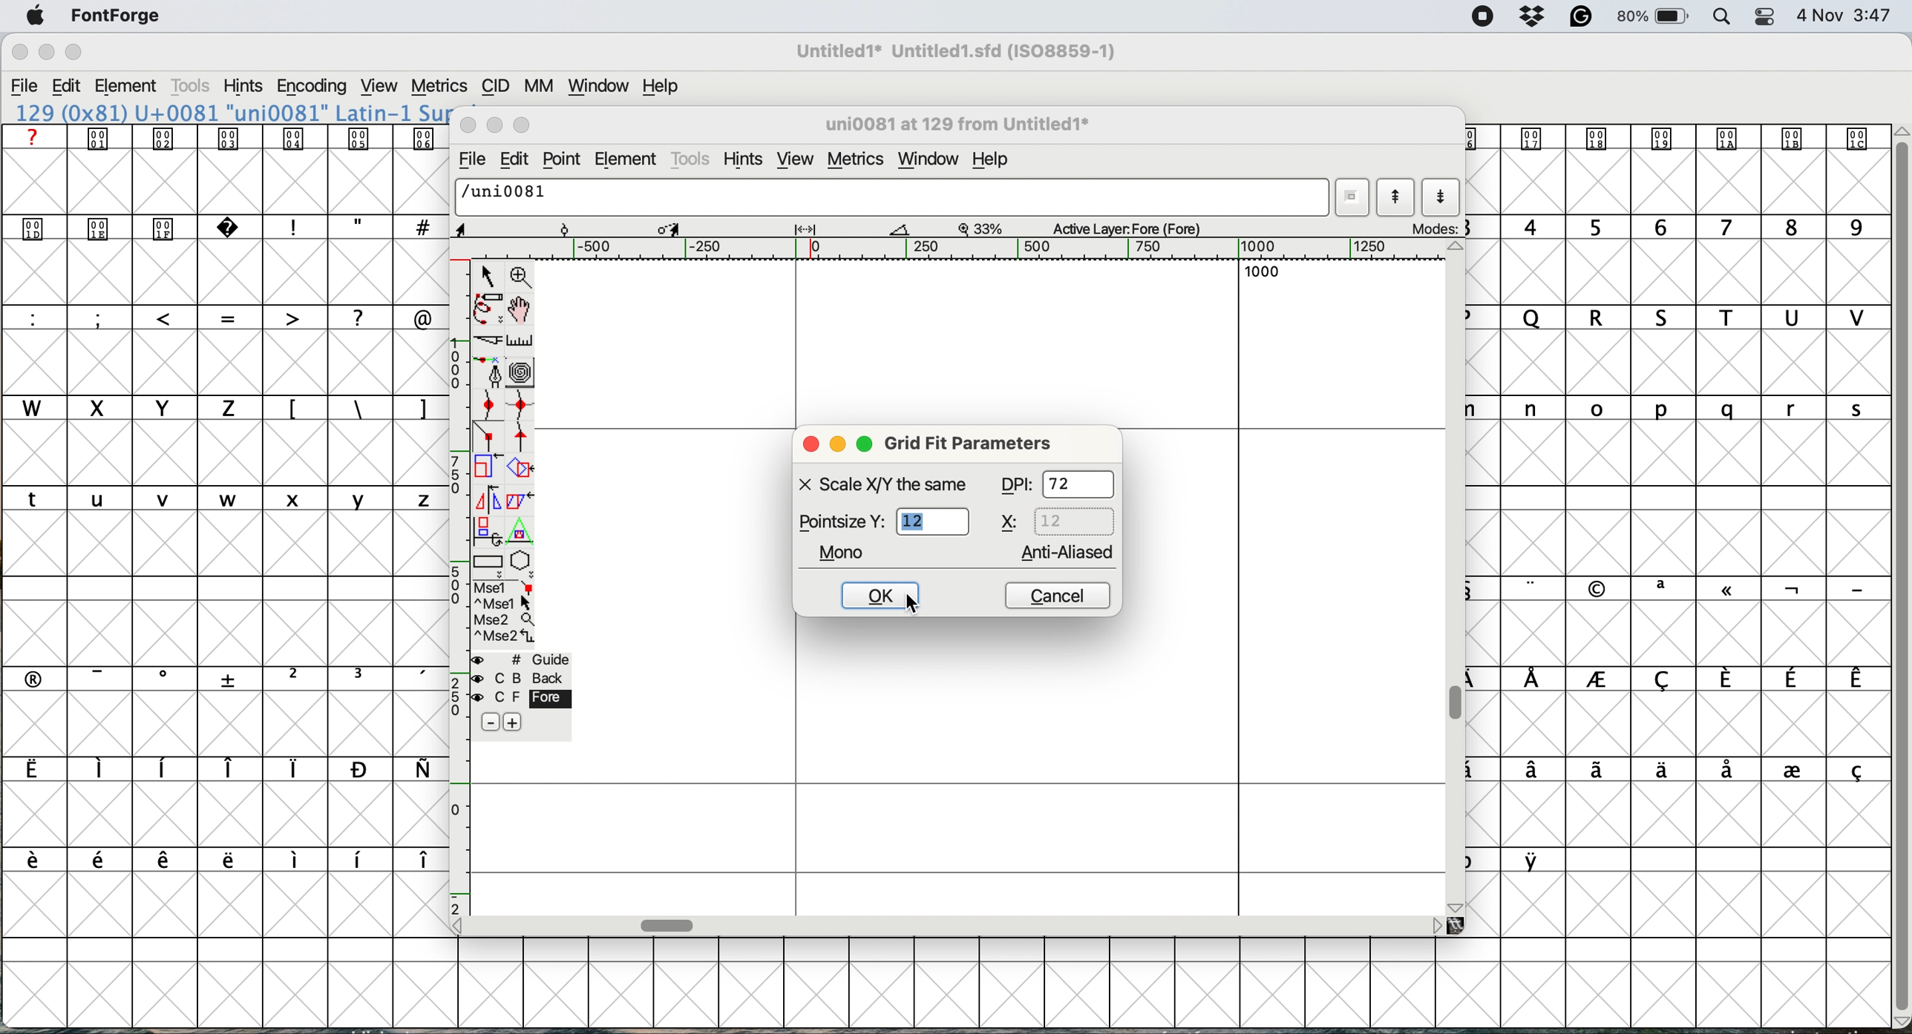 This screenshot has height=1034, width=1912. I want to click on cursor position, so click(485, 228).